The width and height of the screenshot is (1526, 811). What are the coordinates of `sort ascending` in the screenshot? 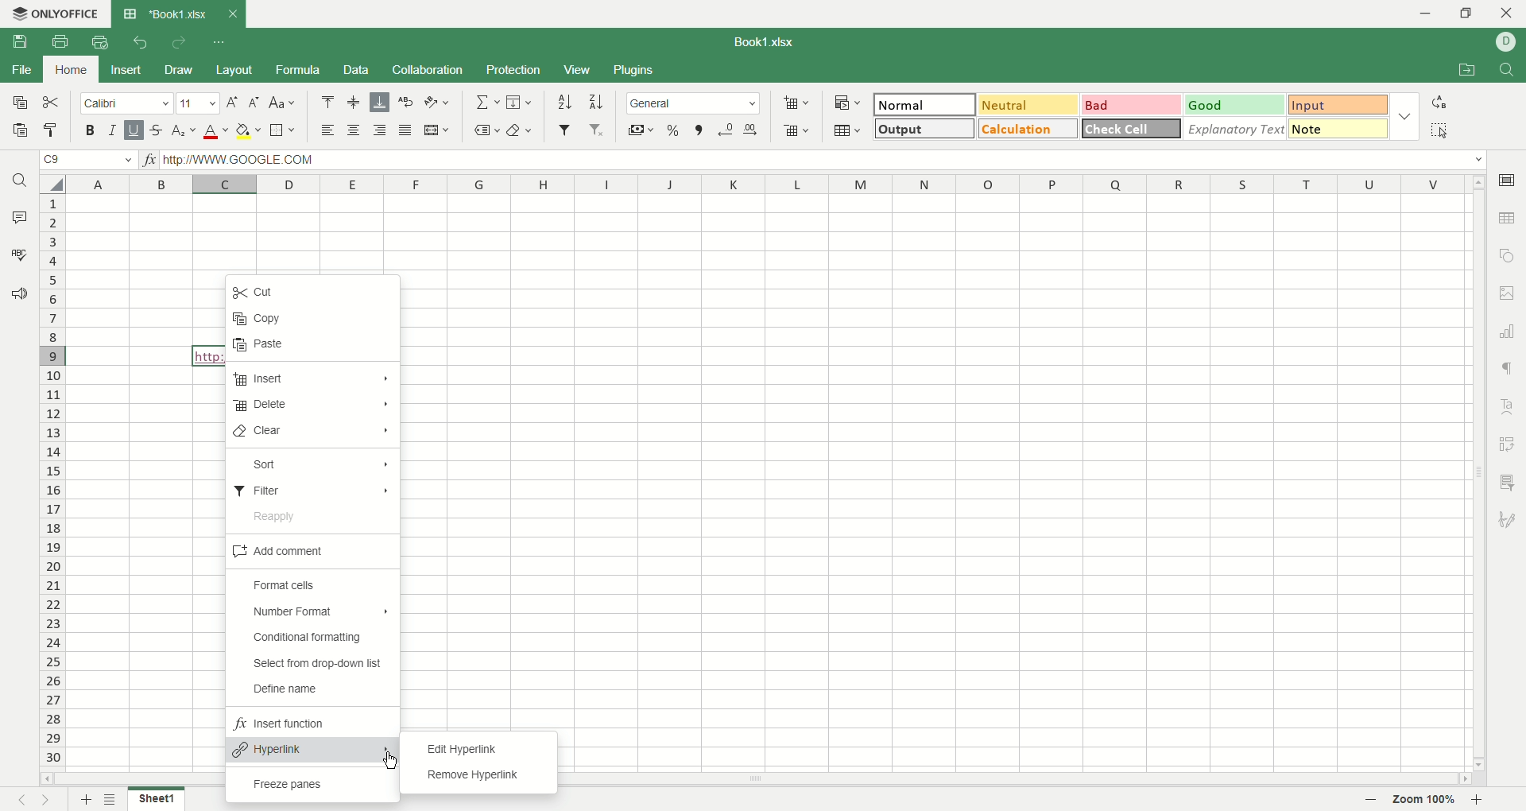 It's located at (564, 101).